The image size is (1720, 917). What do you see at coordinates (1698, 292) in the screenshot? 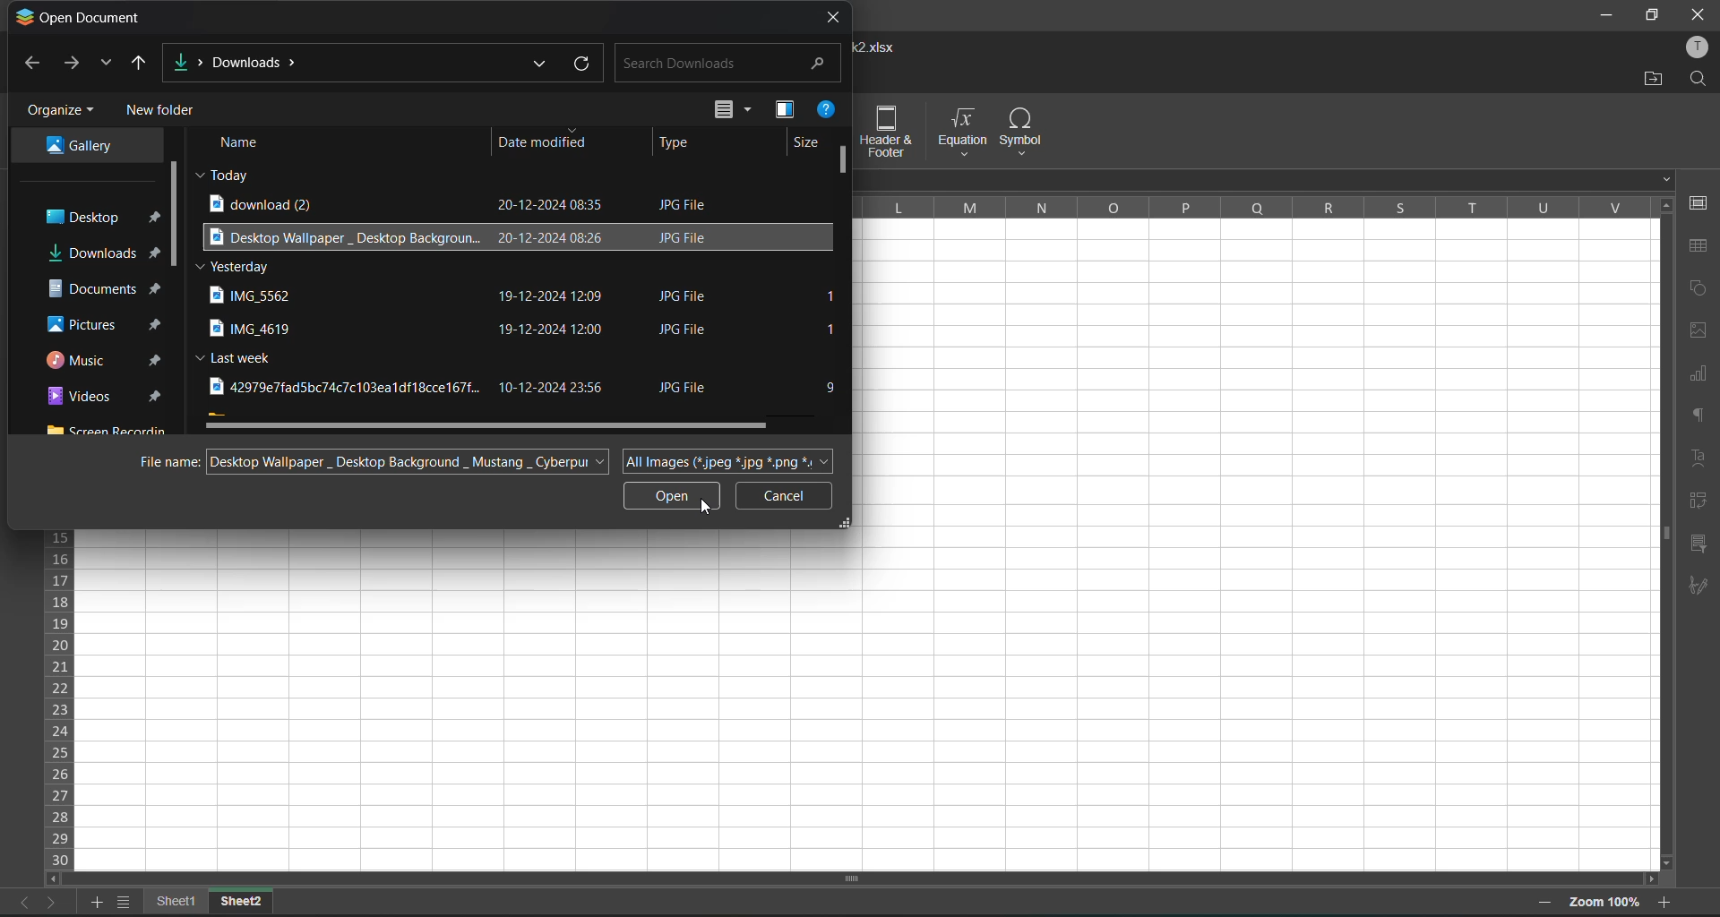
I see `shapes` at bounding box center [1698, 292].